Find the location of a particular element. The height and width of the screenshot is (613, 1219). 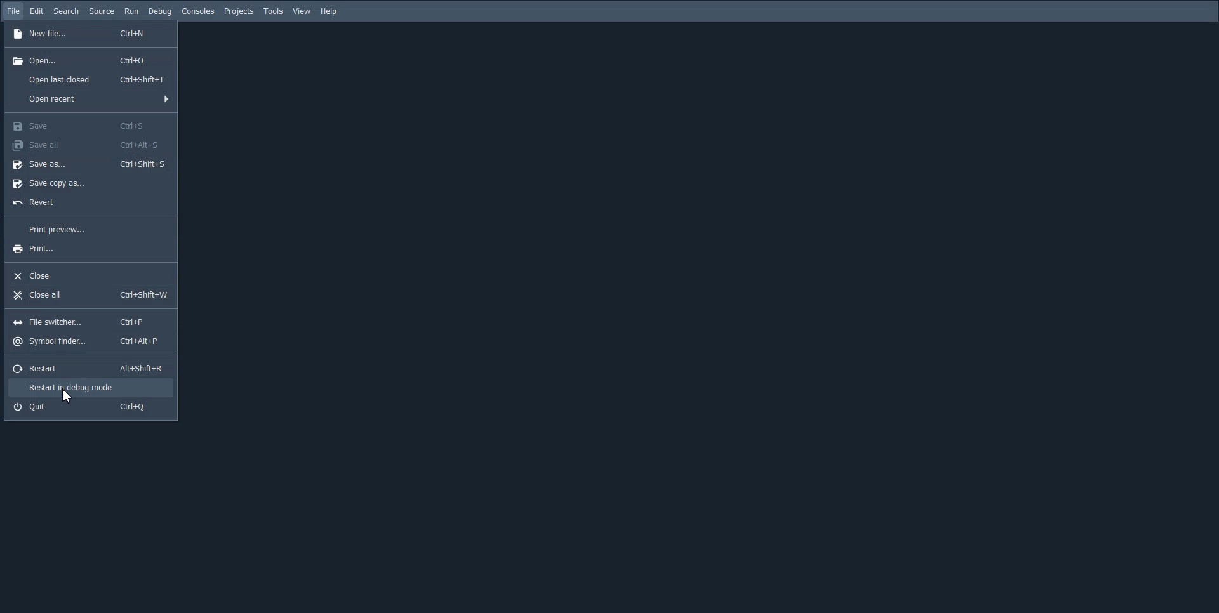

Close is located at coordinates (90, 275).